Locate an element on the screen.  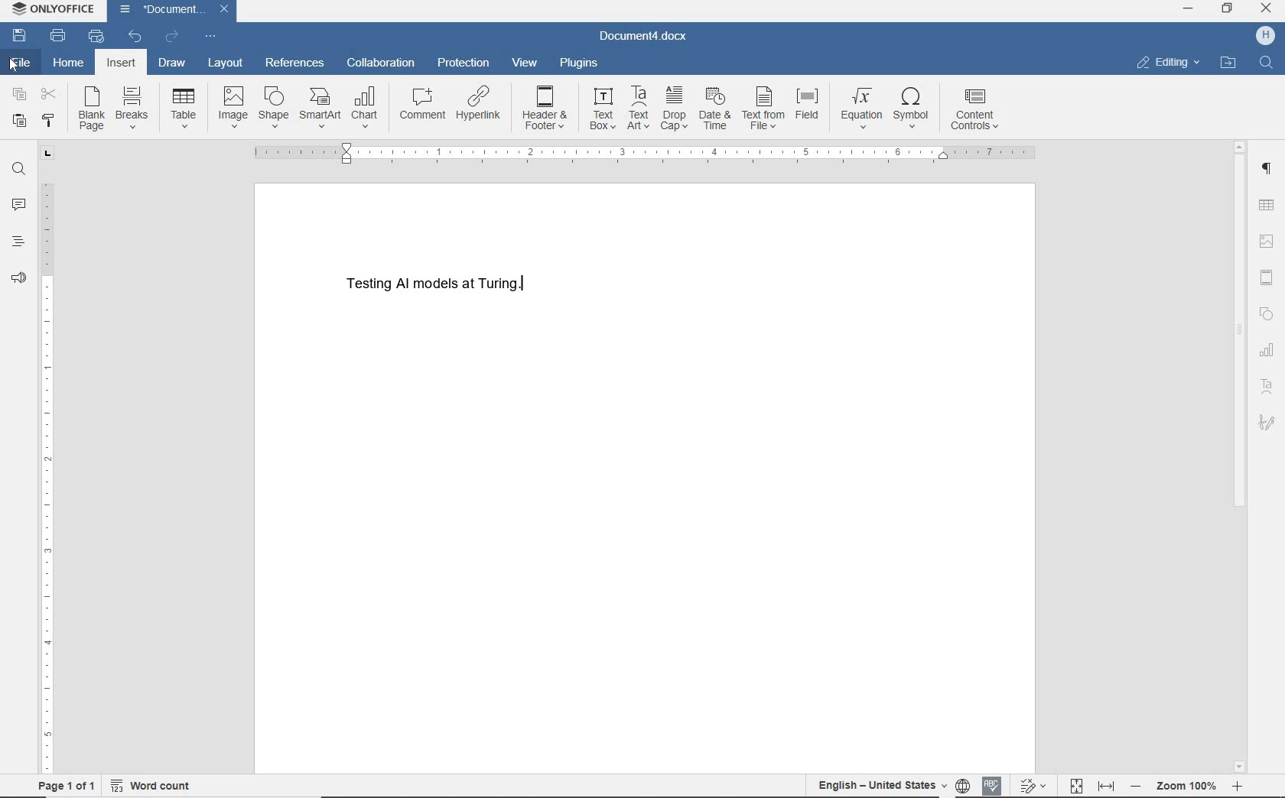
MINIMIZE is located at coordinates (1188, 9).